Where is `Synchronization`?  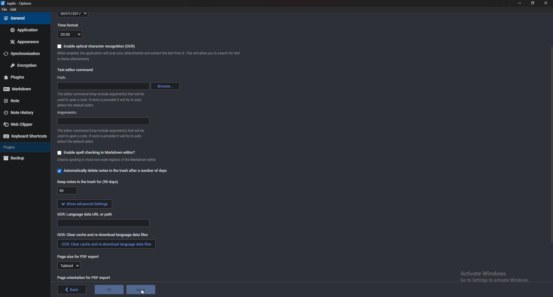
Synchronization is located at coordinates (24, 53).